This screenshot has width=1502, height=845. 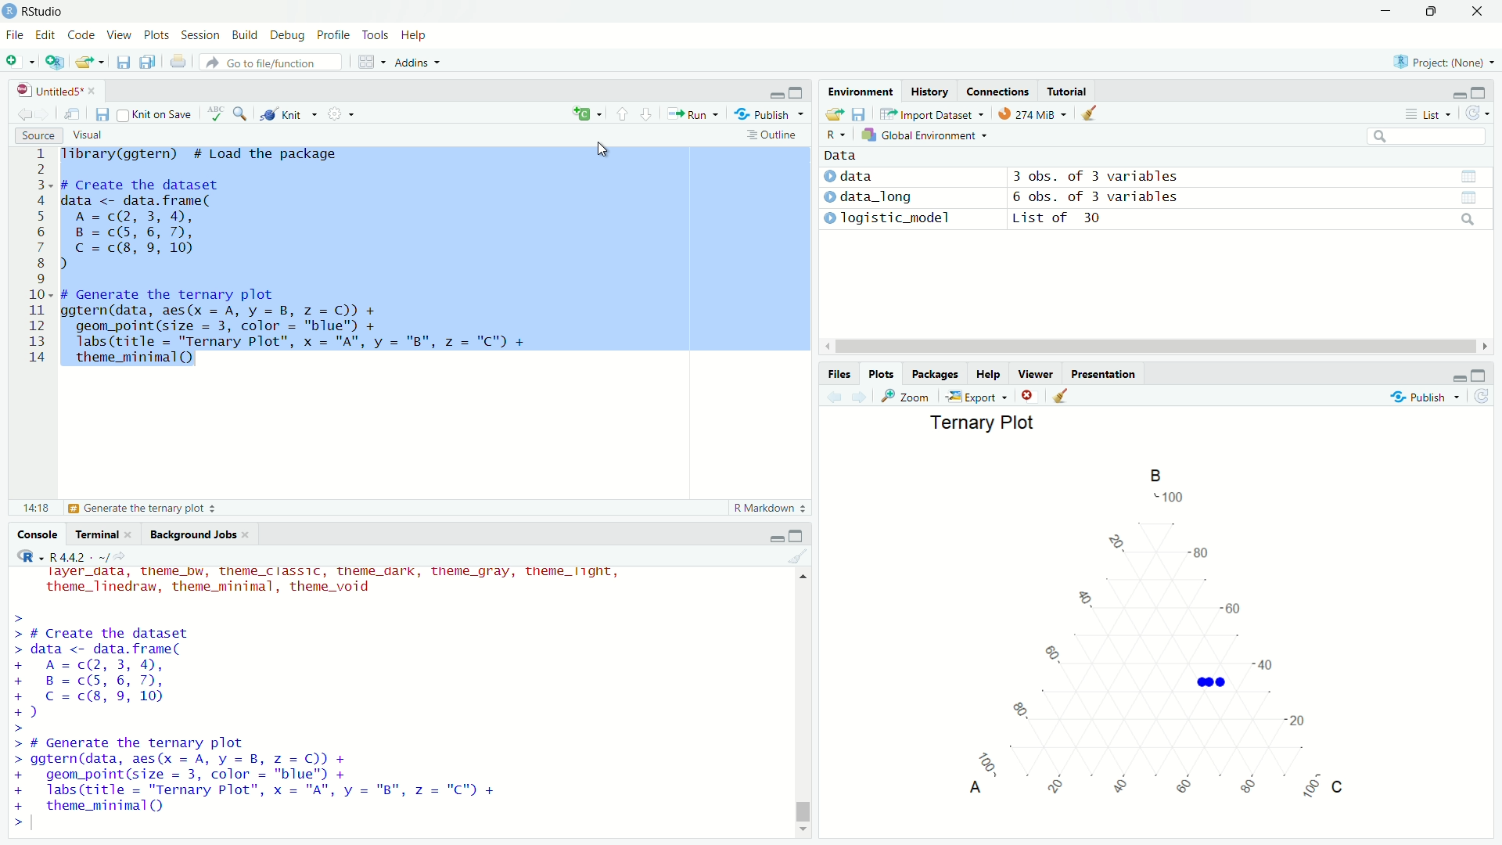 What do you see at coordinates (1477, 116) in the screenshot?
I see `refresh` at bounding box center [1477, 116].